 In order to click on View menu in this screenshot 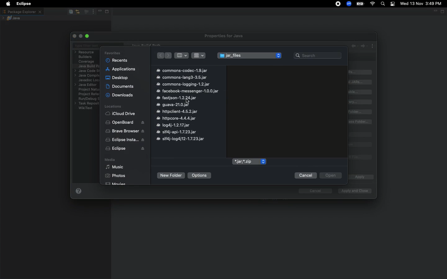, I will do `click(93, 12)`.